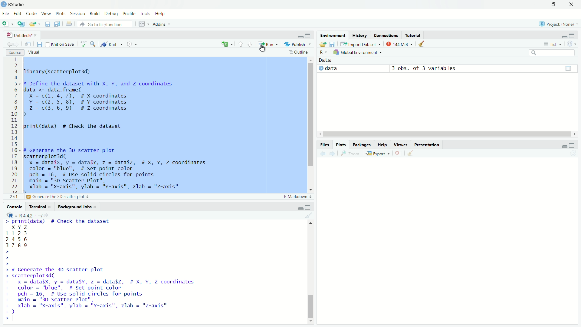  What do you see at coordinates (332, 154) in the screenshot?
I see `next plot` at bounding box center [332, 154].